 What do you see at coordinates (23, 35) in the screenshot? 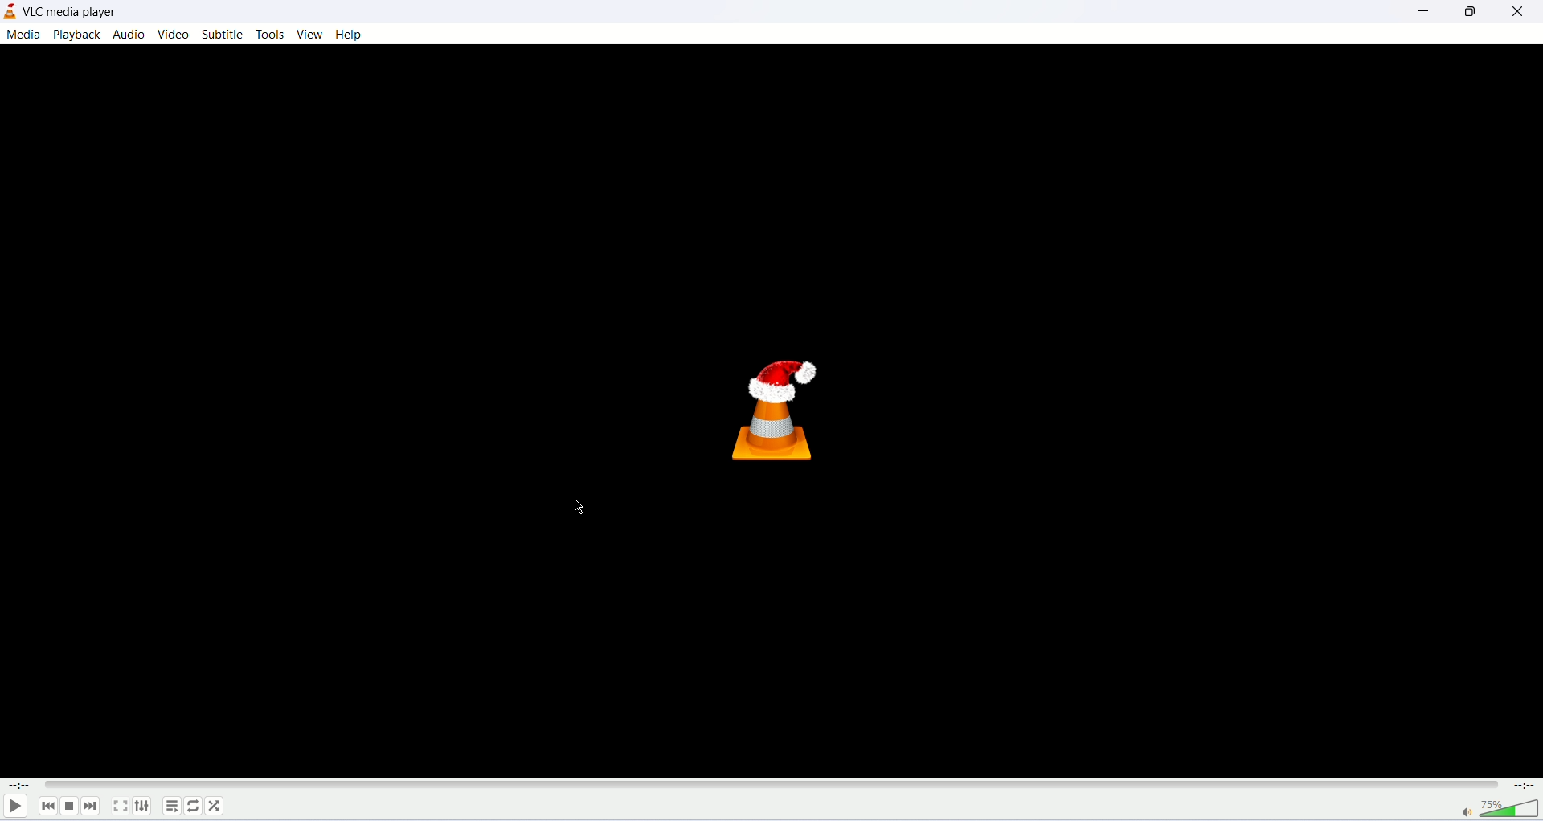
I see `media` at bounding box center [23, 35].